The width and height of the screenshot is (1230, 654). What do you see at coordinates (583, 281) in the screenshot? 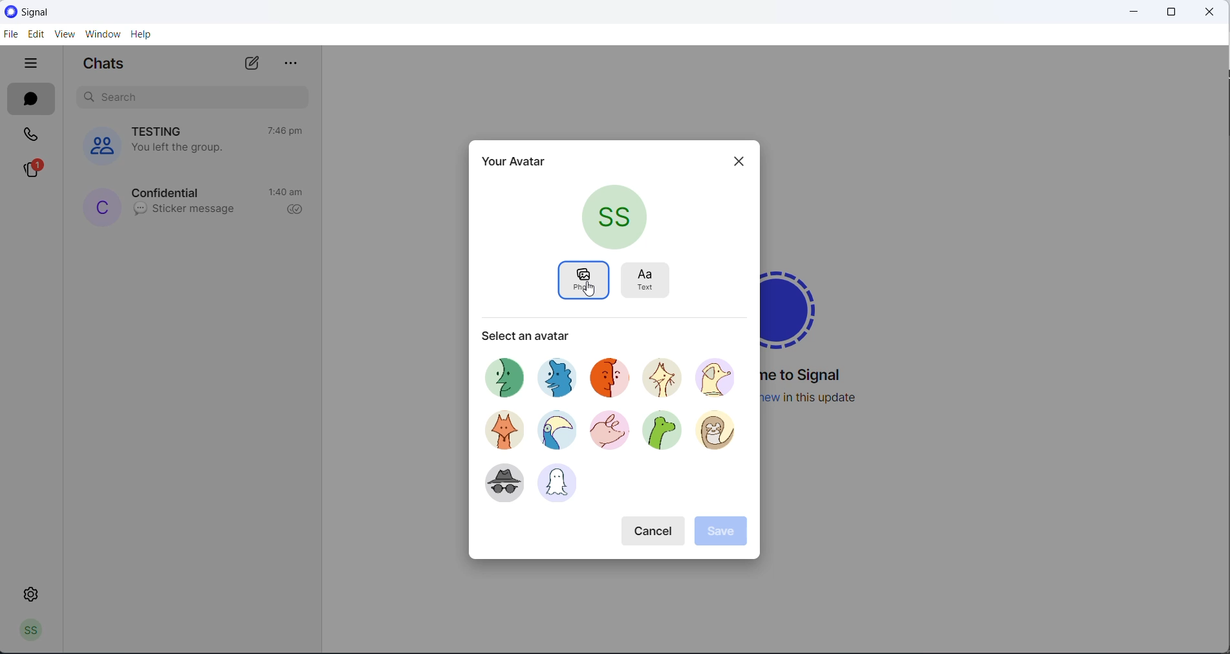
I see `photo` at bounding box center [583, 281].